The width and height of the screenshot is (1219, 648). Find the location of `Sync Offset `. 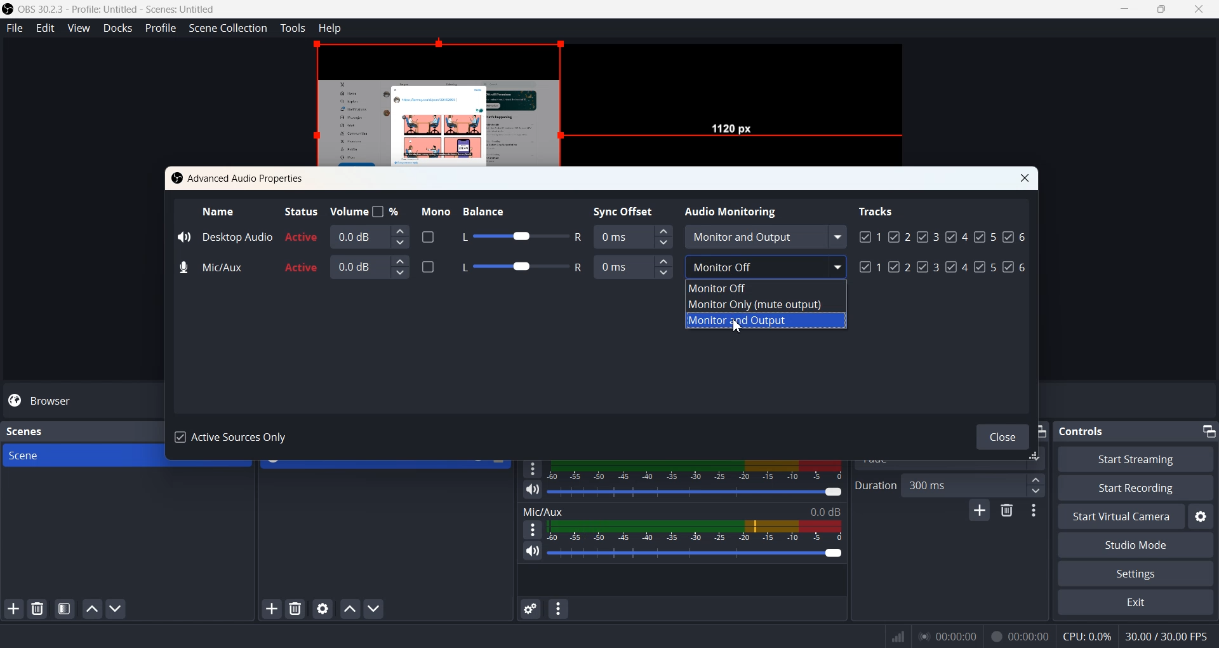

Sync Offset  is located at coordinates (634, 267).